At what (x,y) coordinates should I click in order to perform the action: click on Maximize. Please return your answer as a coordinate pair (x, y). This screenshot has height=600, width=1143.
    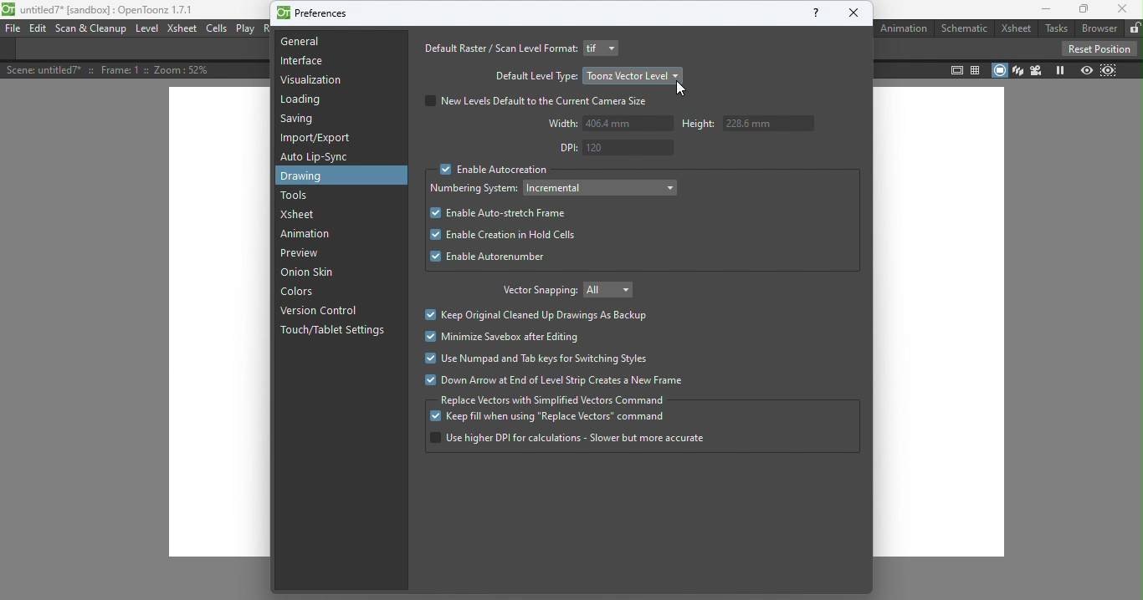
    Looking at the image, I should click on (1082, 9).